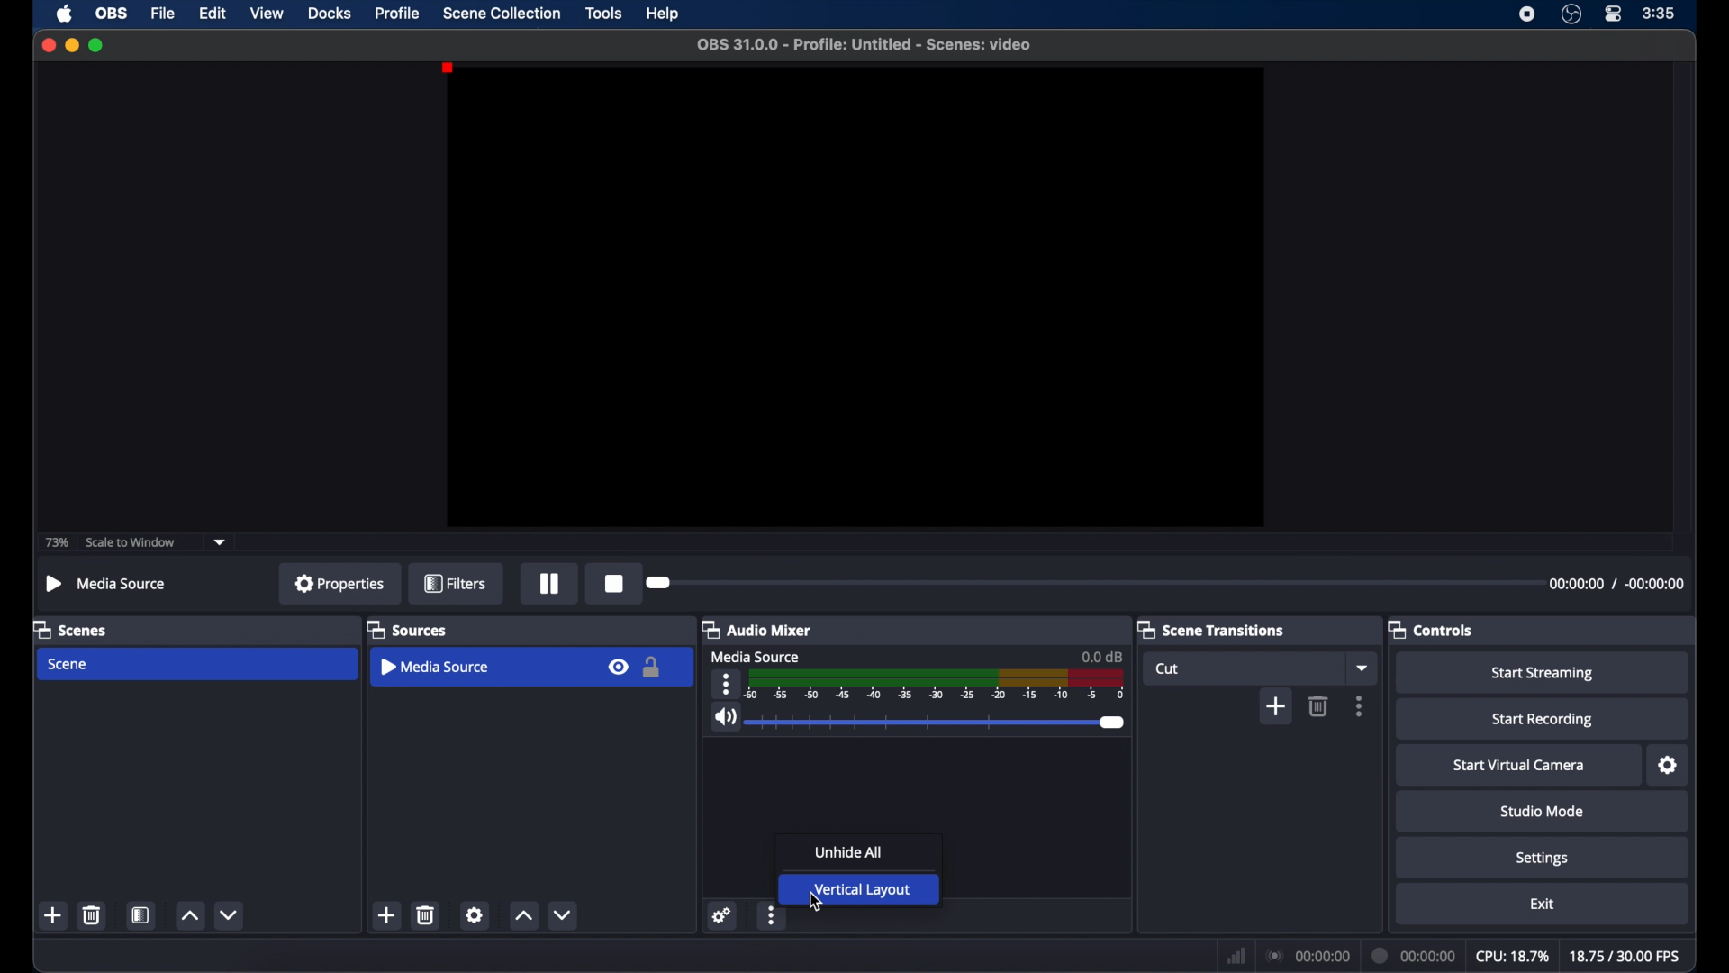 This screenshot has width=1729, height=973. What do you see at coordinates (1626, 956) in the screenshot?
I see `fps` at bounding box center [1626, 956].